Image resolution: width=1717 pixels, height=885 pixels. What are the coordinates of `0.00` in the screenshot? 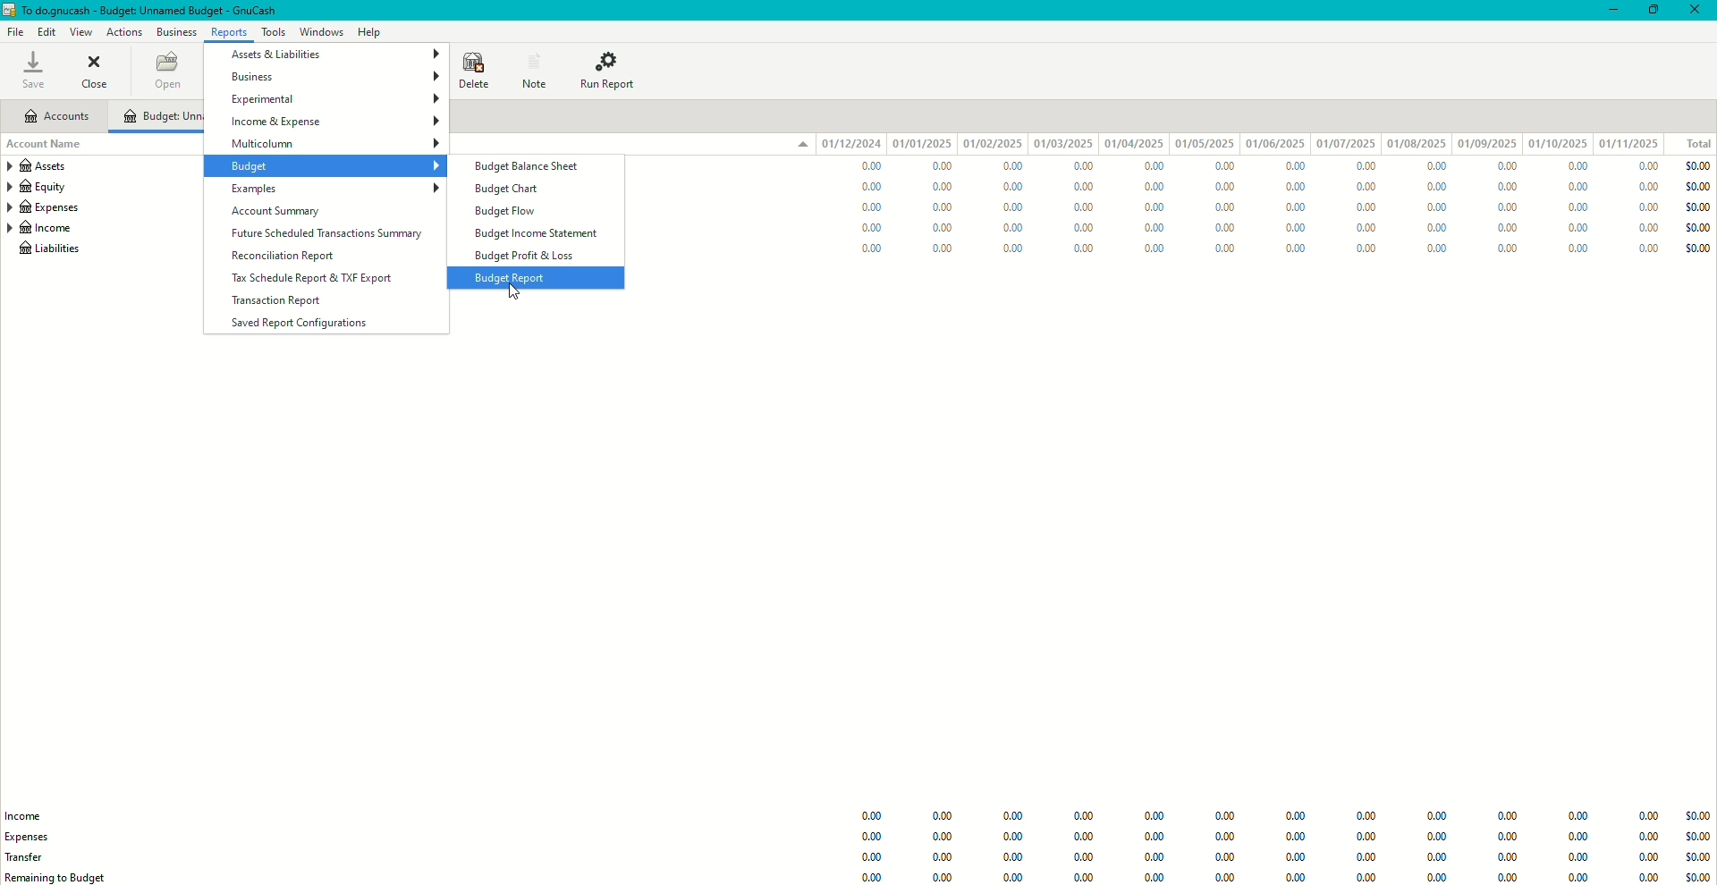 It's located at (1157, 876).